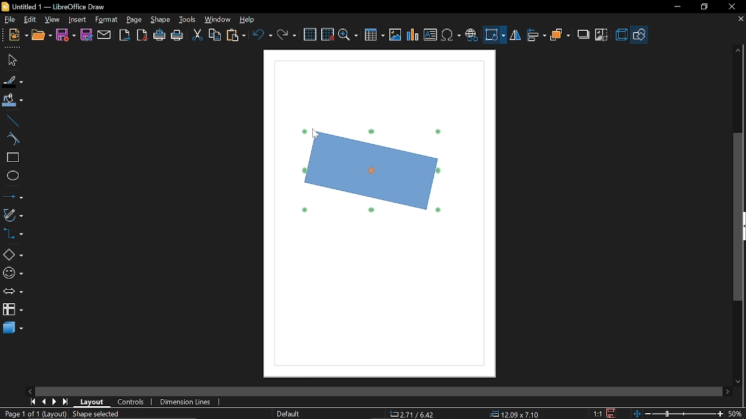 This screenshot has height=419, width=746. Describe the element at coordinates (13, 328) in the screenshot. I see `3d shapes` at that location.